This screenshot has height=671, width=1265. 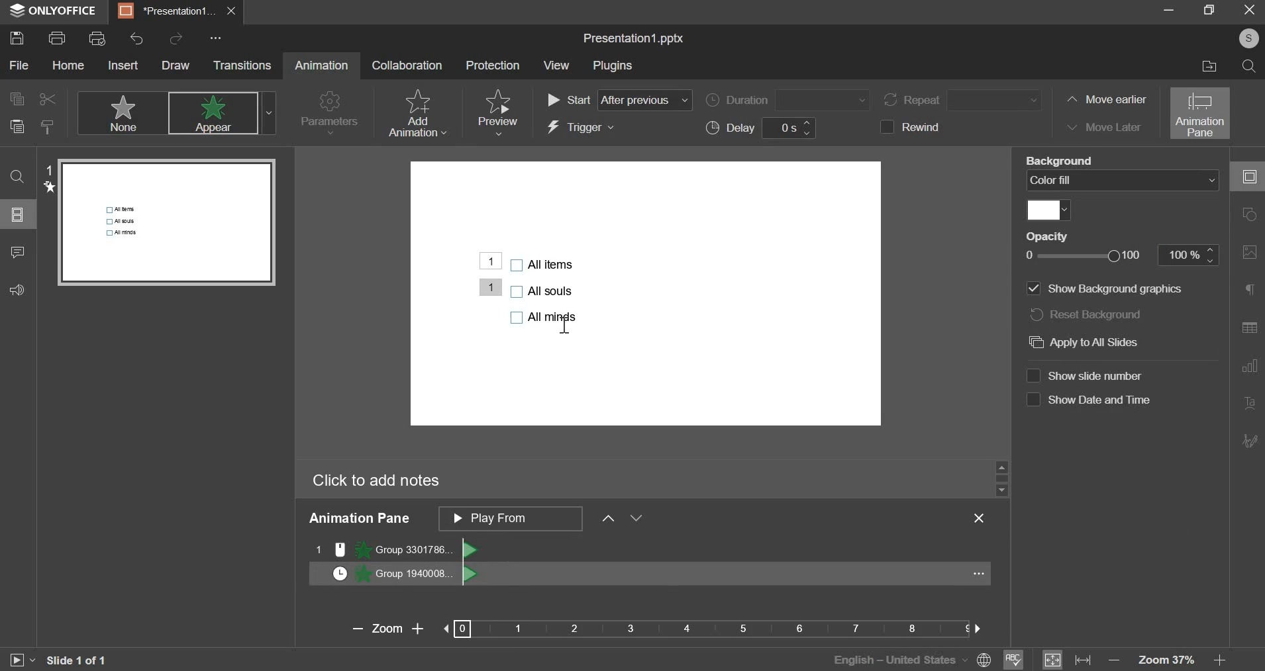 What do you see at coordinates (76, 660) in the screenshot?
I see `slide 1 of 1` at bounding box center [76, 660].